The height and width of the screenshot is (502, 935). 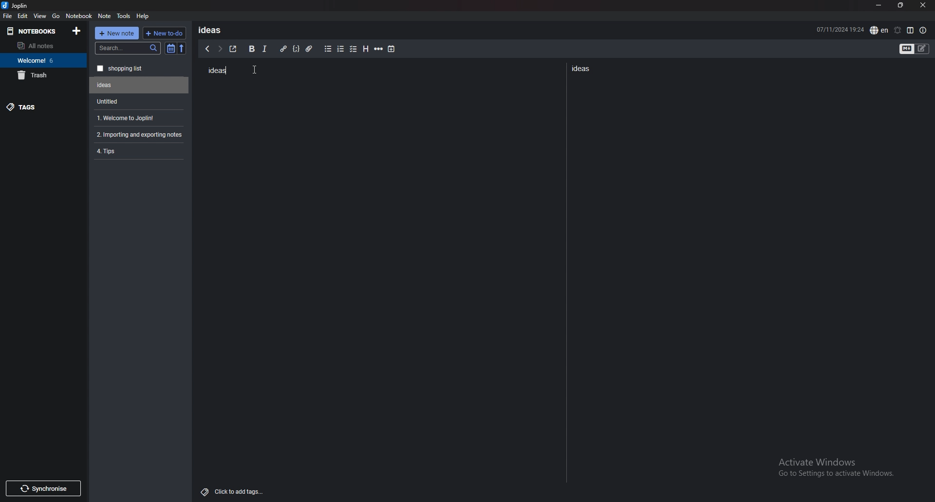 I want to click on horizontal rule, so click(x=378, y=49).